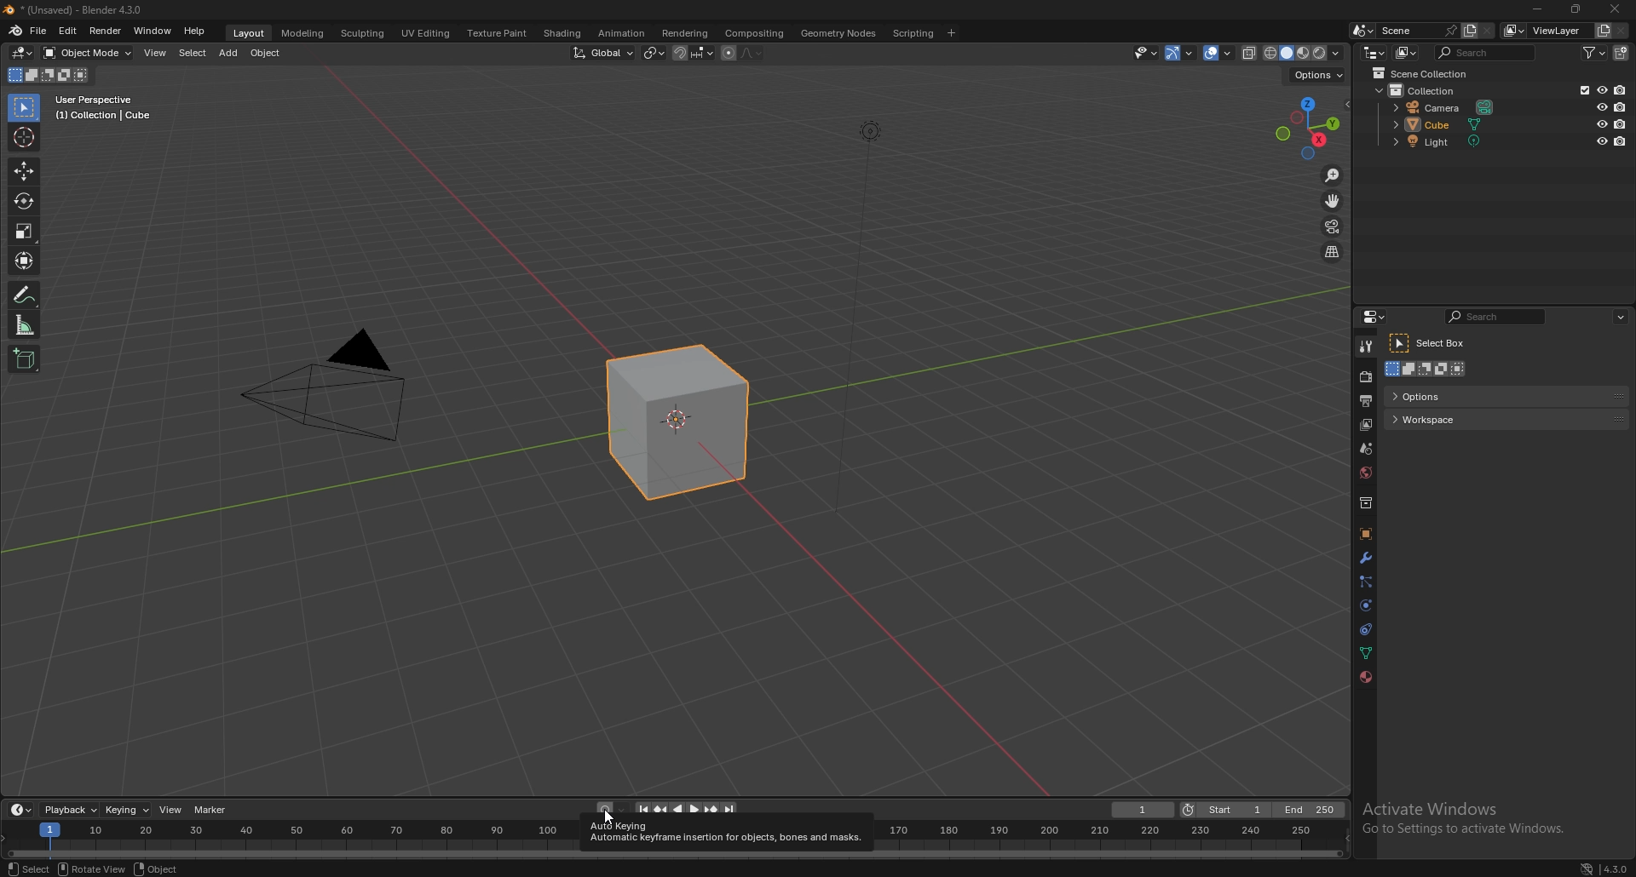 The width and height of the screenshot is (1636, 877). Describe the element at coordinates (729, 54) in the screenshot. I see `proportional editing object` at that location.